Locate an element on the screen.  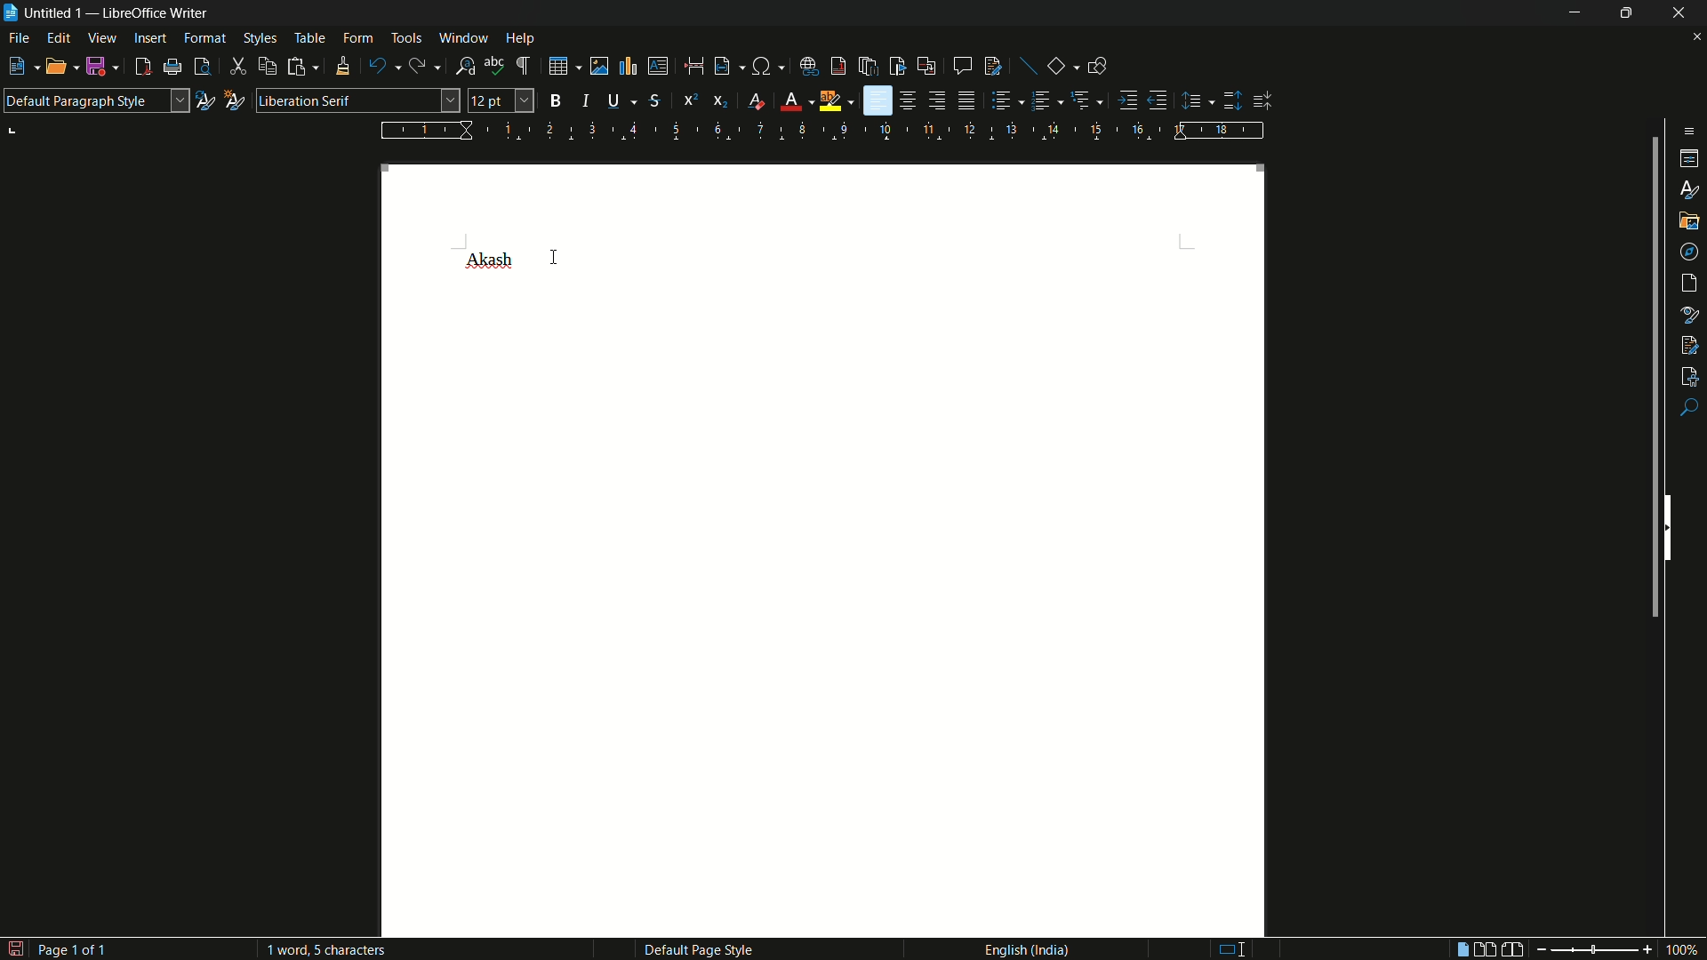
zoom in is located at coordinates (1646, 949).